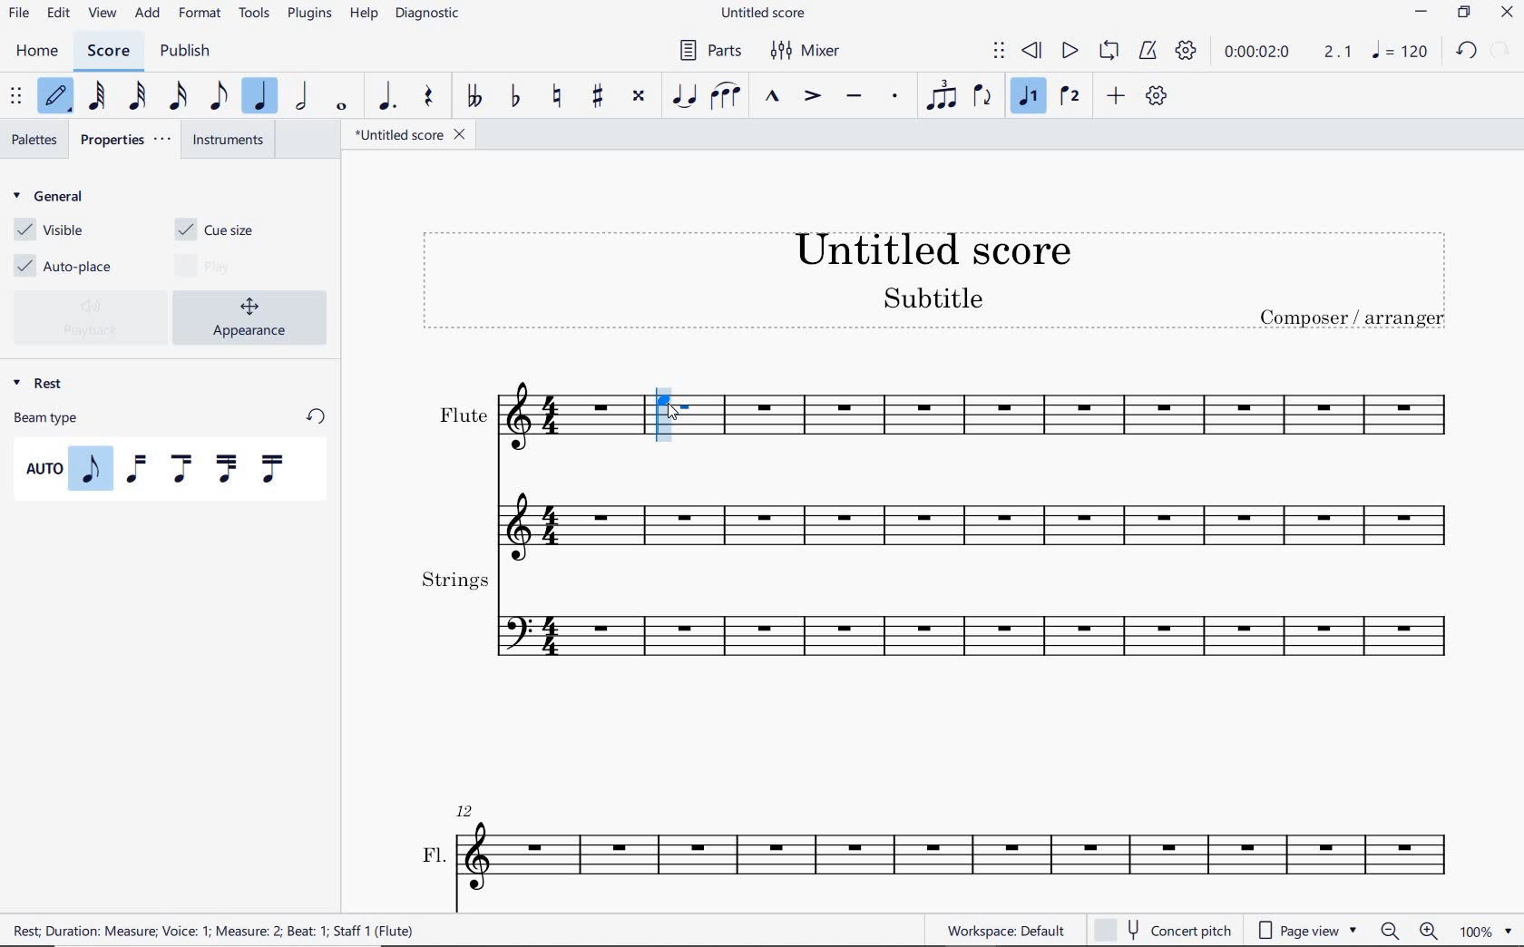  Describe the element at coordinates (934, 619) in the screenshot. I see `strings` at that location.